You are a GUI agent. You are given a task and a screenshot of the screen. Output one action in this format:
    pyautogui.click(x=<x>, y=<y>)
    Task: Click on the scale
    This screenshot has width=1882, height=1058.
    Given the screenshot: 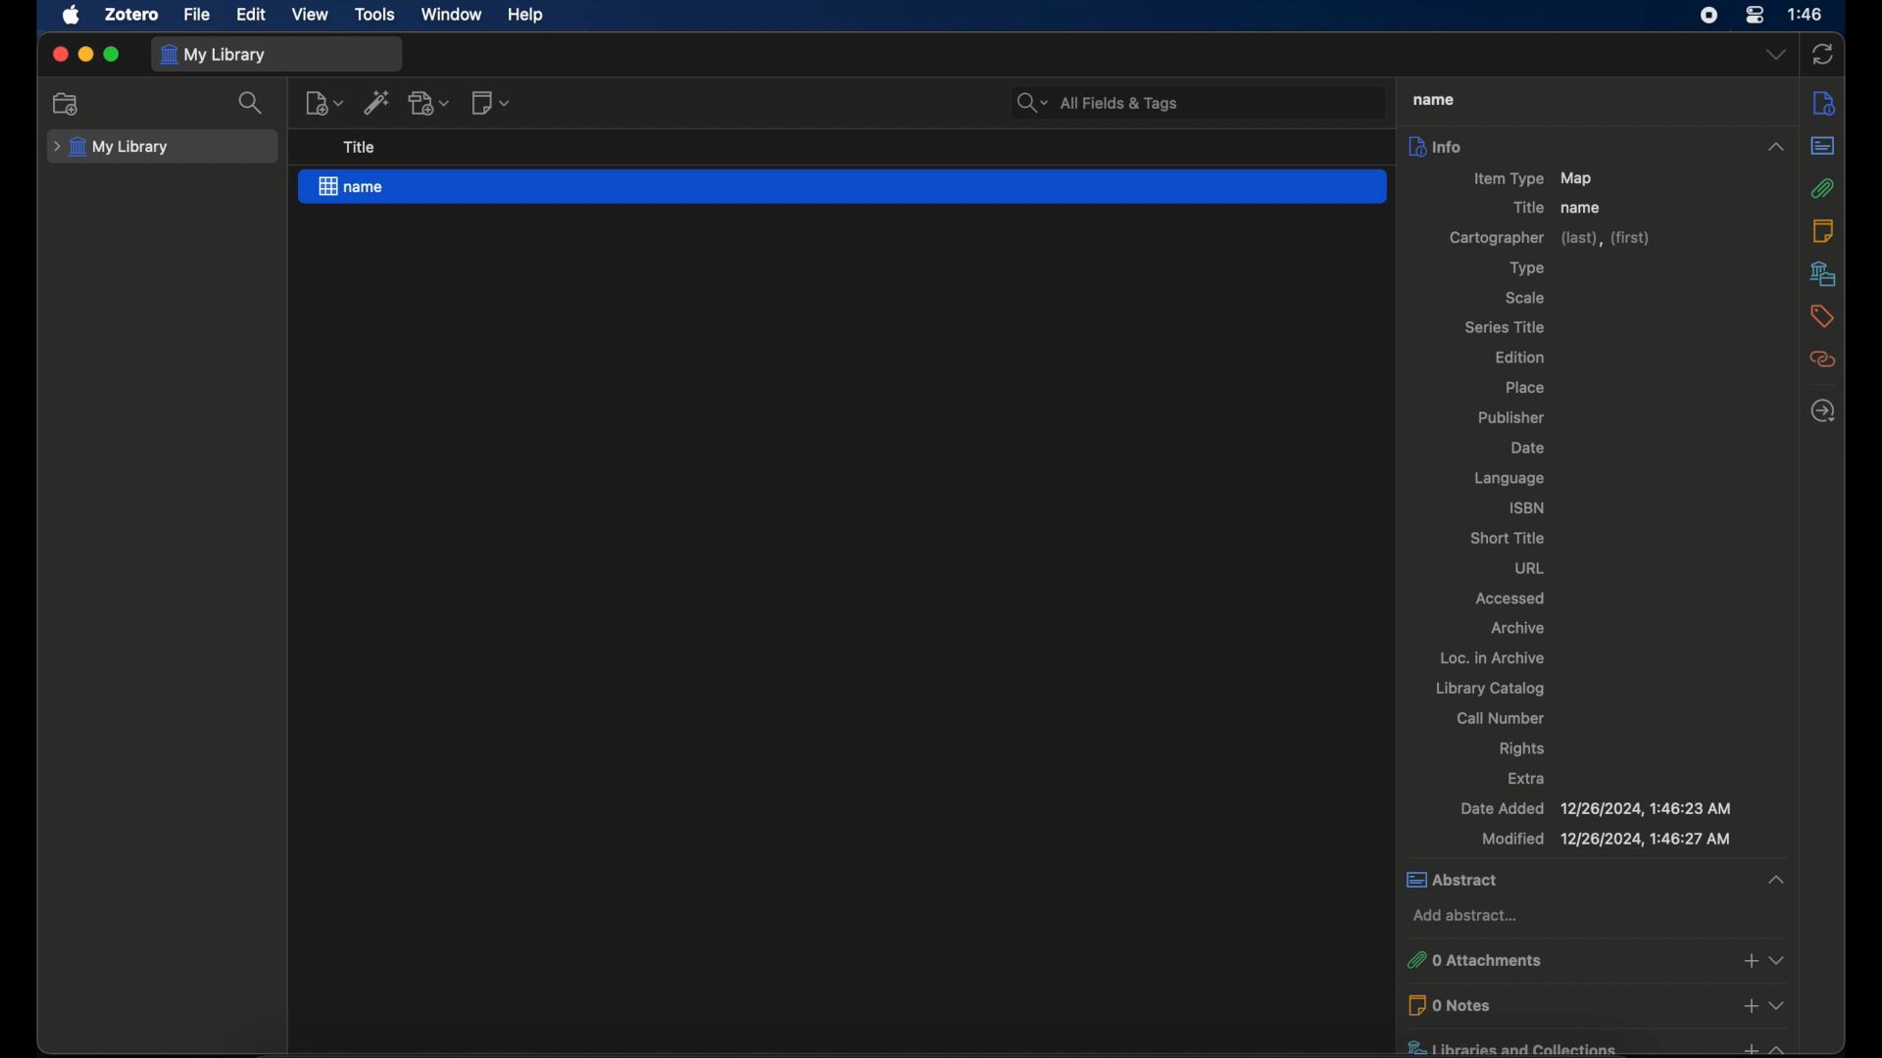 What is the action you would take?
    pyautogui.click(x=1524, y=298)
    